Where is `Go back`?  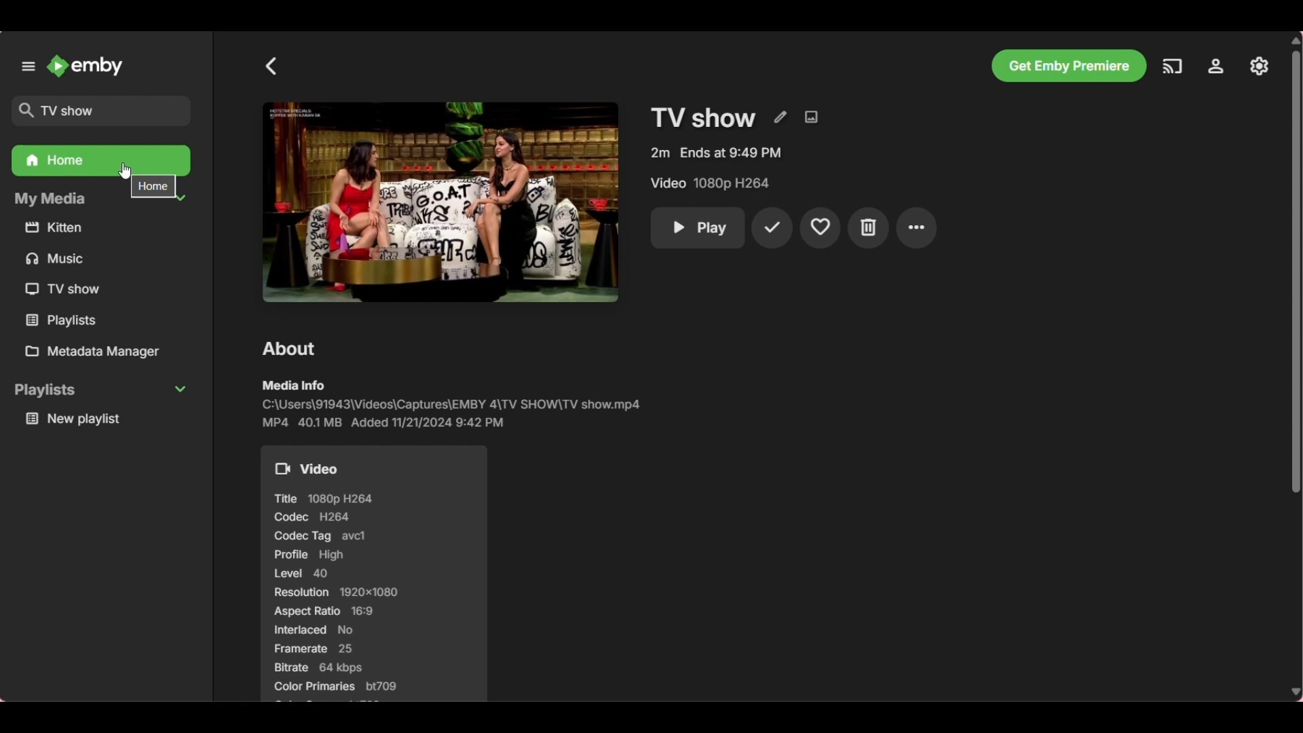
Go back is located at coordinates (271, 66).